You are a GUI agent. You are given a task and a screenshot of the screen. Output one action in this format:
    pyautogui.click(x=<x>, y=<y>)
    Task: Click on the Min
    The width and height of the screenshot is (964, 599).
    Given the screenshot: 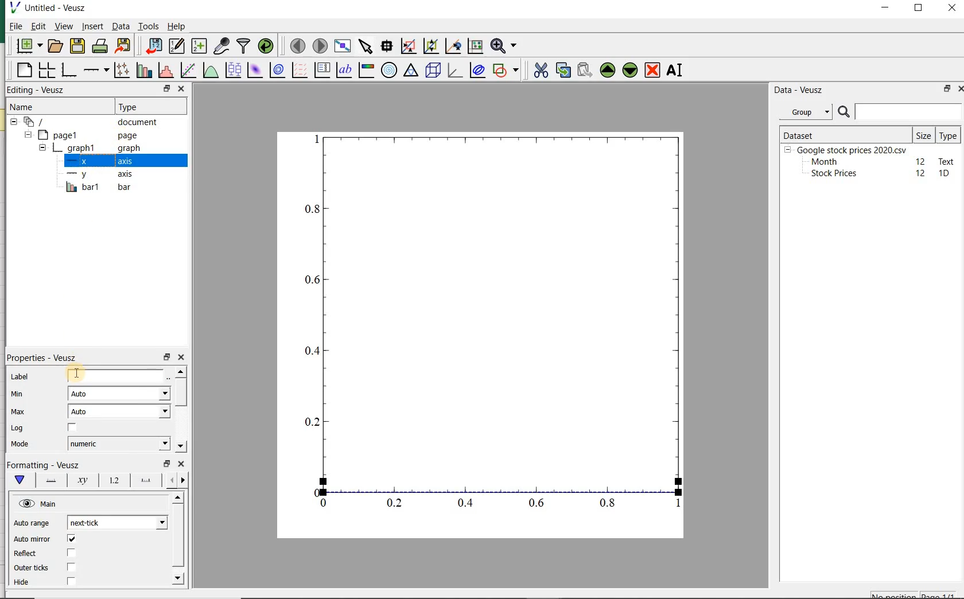 What is the action you would take?
    pyautogui.click(x=18, y=395)
    